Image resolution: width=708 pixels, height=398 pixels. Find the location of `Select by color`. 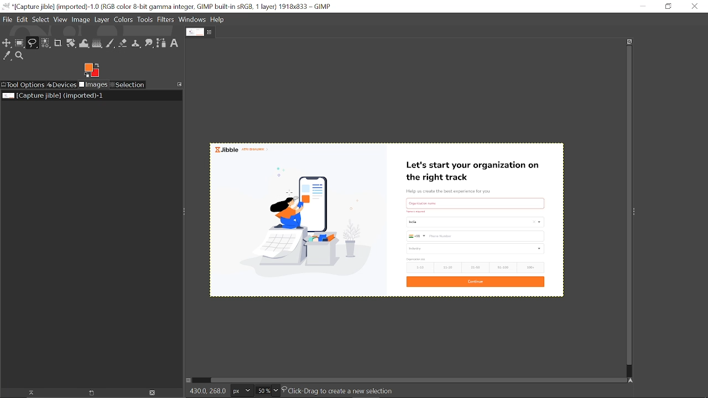

Select by color is located at coordinates (45, 44).